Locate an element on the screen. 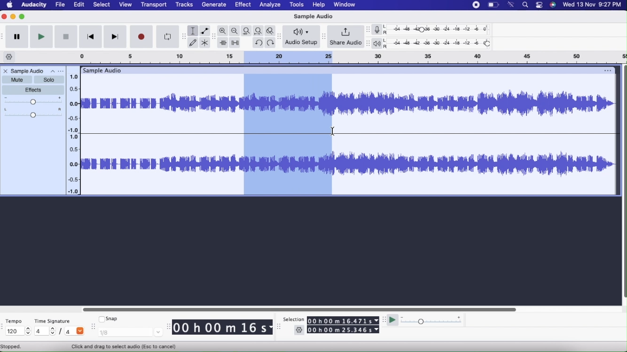 This screenshot has height=352, width=627. Selection is located at coordinates (289, 135).